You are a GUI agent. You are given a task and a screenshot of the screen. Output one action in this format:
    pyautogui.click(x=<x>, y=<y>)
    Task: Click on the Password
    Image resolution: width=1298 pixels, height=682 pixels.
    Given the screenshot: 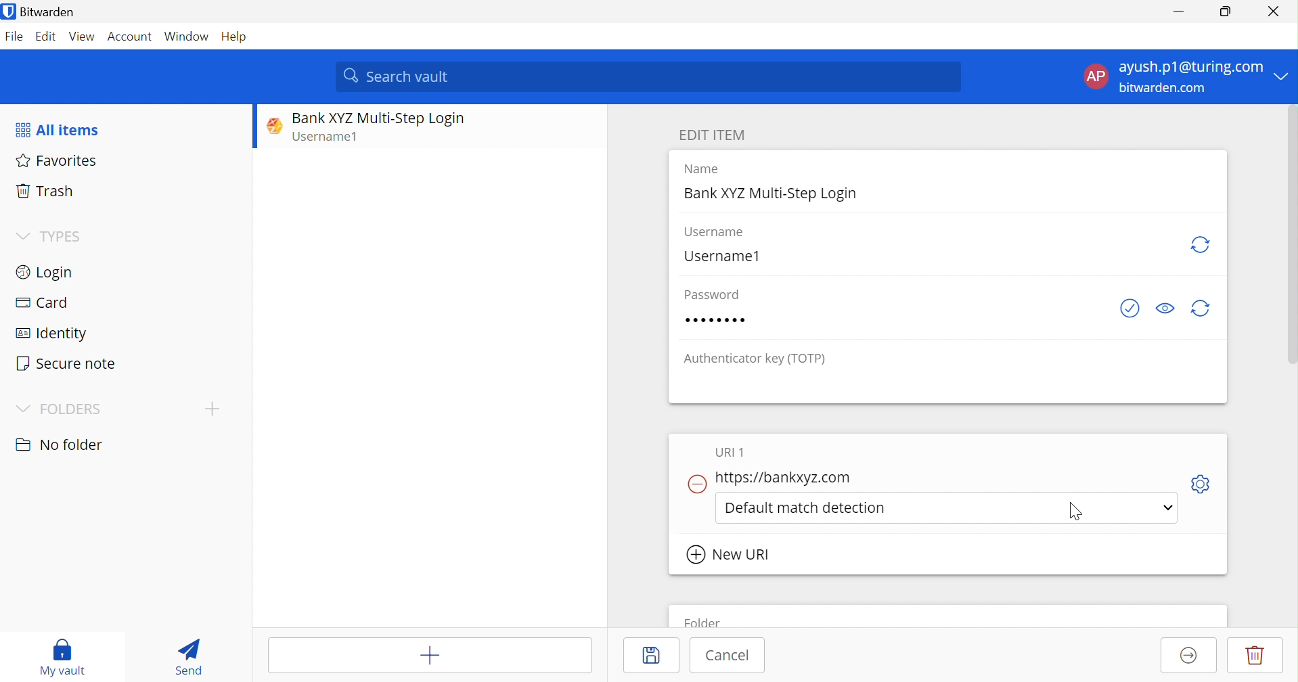 What is the action you would take?
    pyautogui.click(x=715, y=295)
    